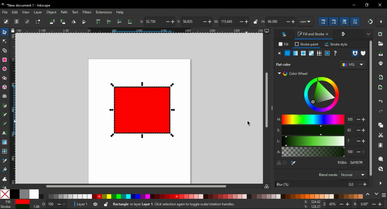 This screenshot has width=387, height=209. I want to click on scaling options, so click(323, 21).